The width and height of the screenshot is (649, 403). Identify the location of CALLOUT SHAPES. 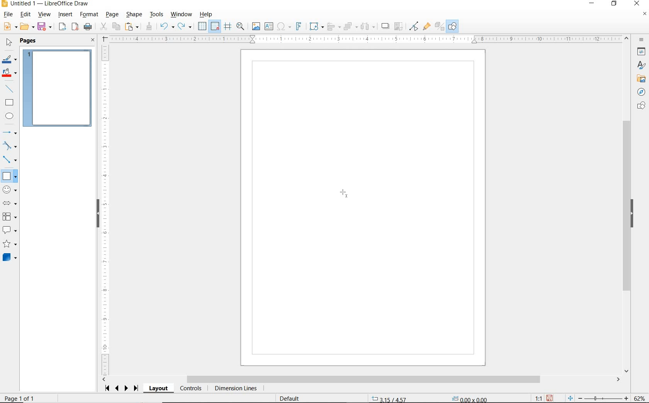
(10, 230).